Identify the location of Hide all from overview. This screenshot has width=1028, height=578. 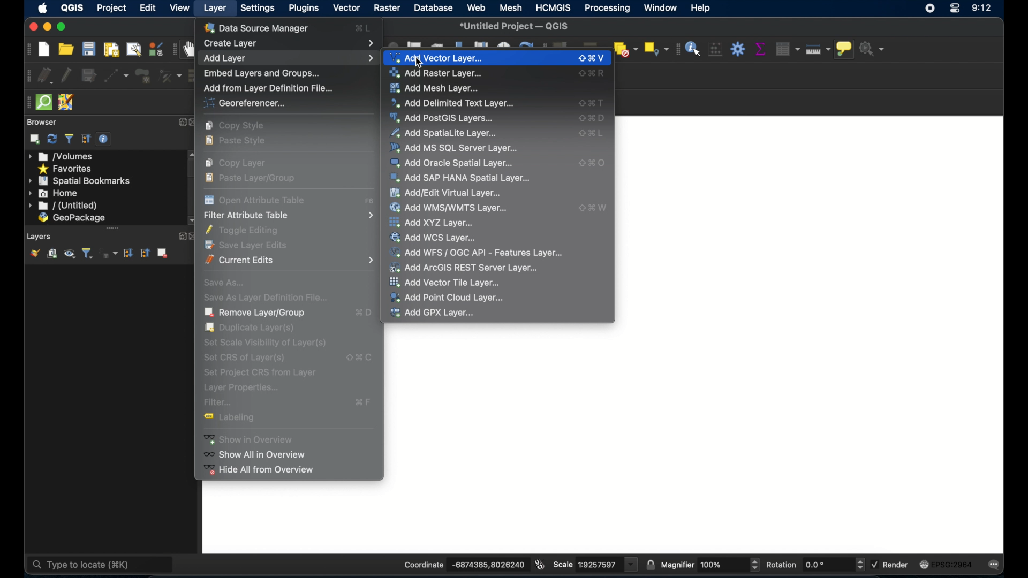
(261, 470).